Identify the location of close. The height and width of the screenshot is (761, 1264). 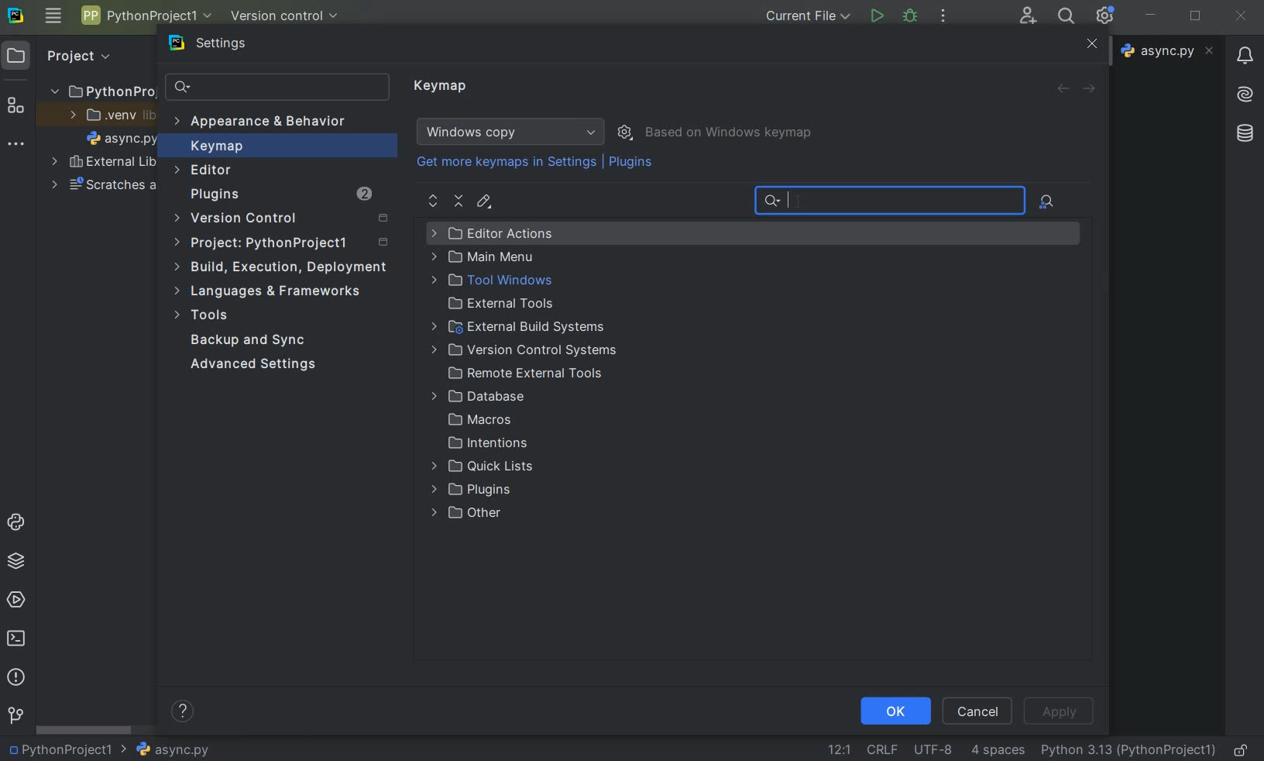
(1090, 45).